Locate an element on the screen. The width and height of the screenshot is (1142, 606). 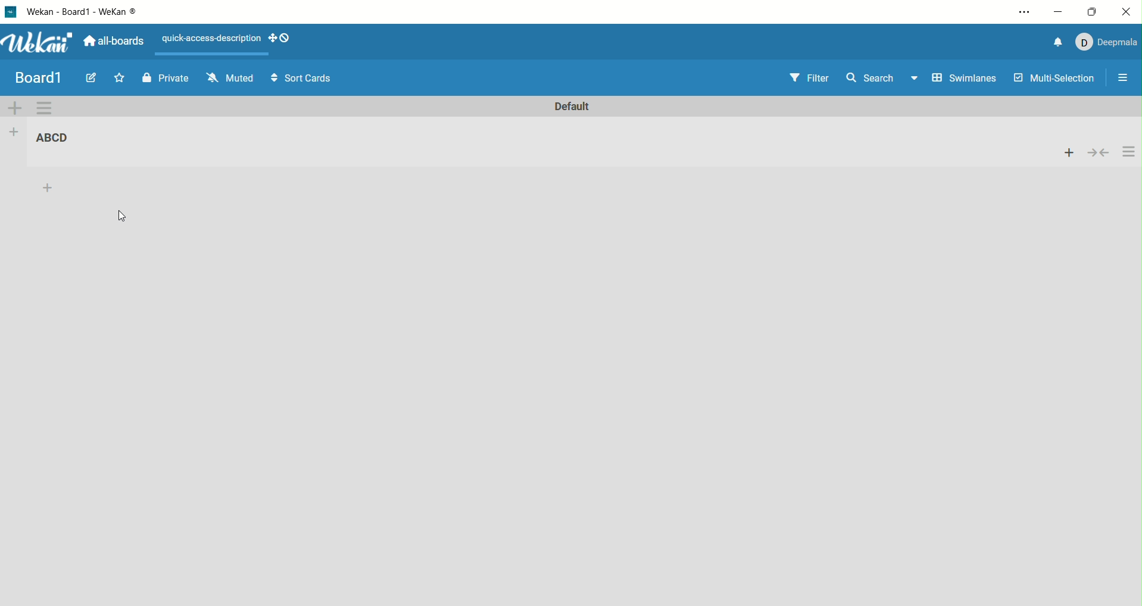
sort cards is located at coordinates (302, 78).